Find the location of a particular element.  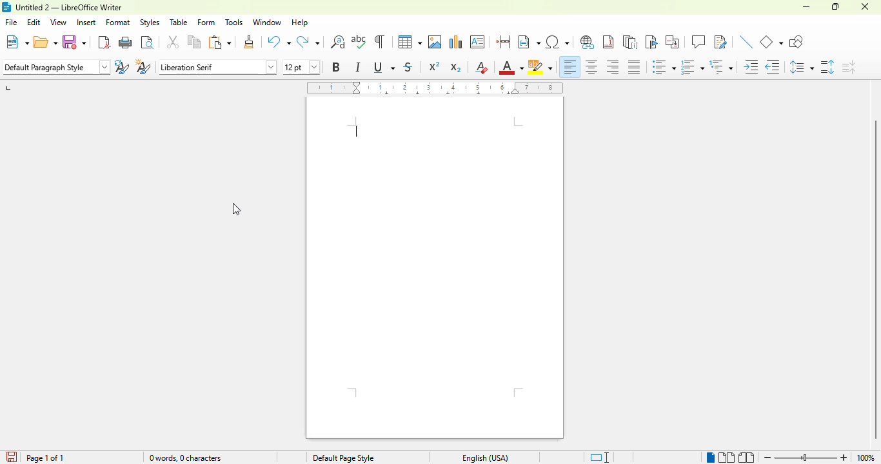

decrease indent is located at coordinates (774, 67).